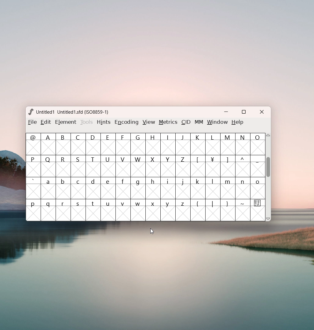 Image resolution: width=314 pixels, height=330 pixels. I want to click on ~, so click(243, 211).